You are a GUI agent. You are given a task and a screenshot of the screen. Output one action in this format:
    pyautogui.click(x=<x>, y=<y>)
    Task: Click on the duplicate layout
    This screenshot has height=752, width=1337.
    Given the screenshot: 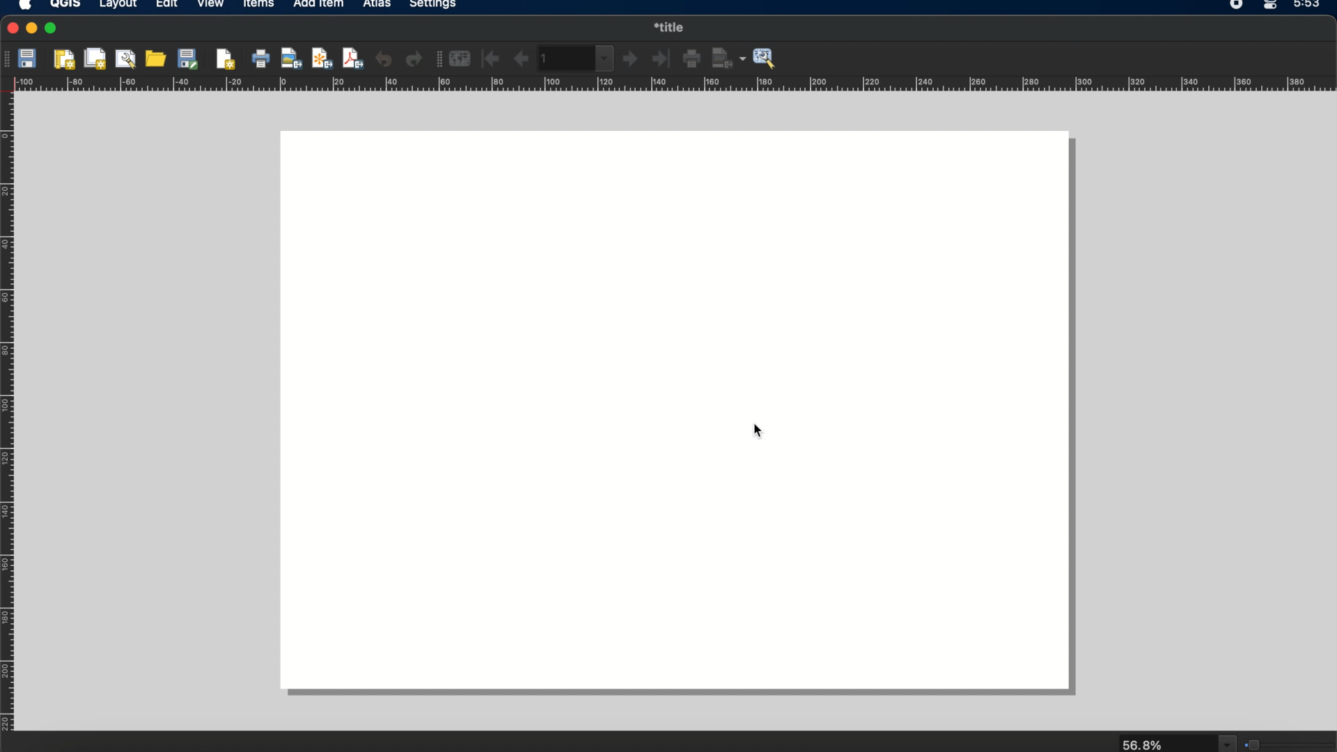 What is the action you would take?
    pyautogui.click(x=97, y=58)
    